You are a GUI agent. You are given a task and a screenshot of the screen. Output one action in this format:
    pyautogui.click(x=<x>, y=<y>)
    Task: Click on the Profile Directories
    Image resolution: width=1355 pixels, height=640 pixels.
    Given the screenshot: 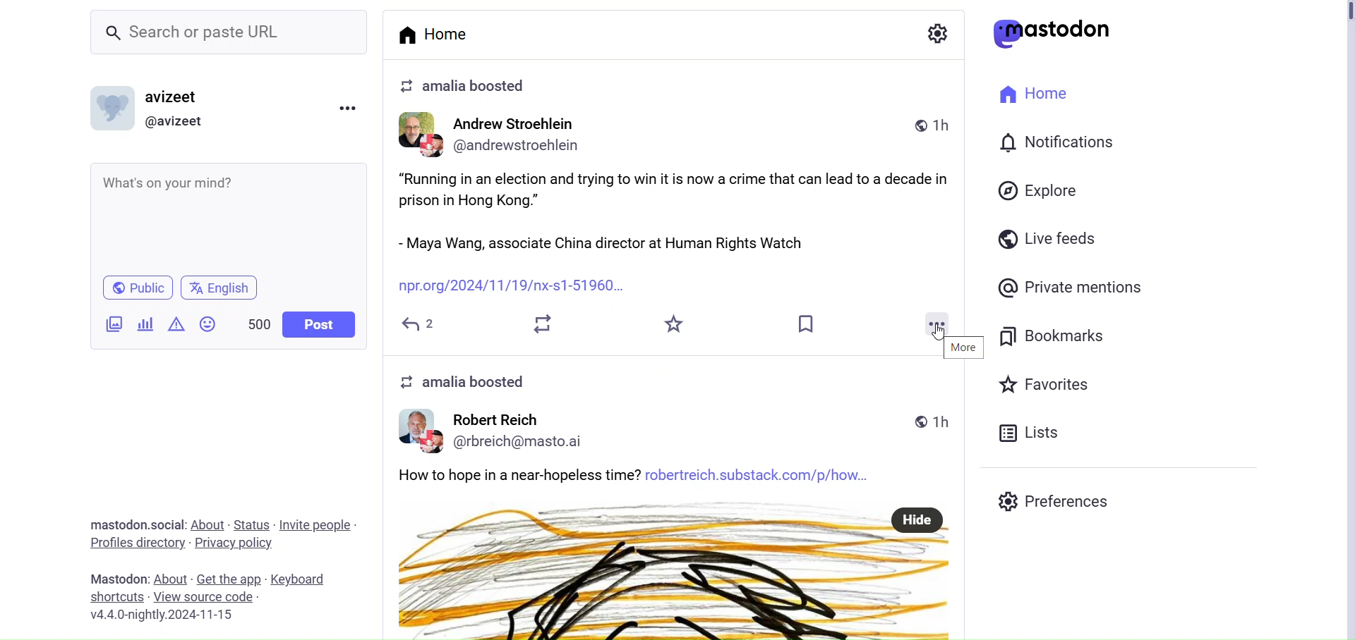 What is the action you would take?
    pyautogui.click(x=137, y=543)
    